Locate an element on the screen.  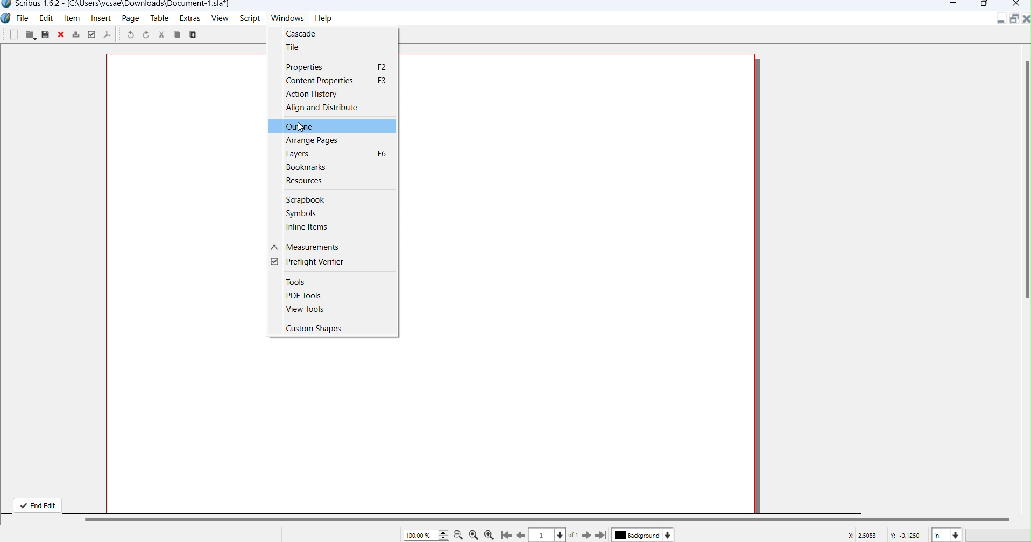
Scribus is located at coordinates (115, 6).